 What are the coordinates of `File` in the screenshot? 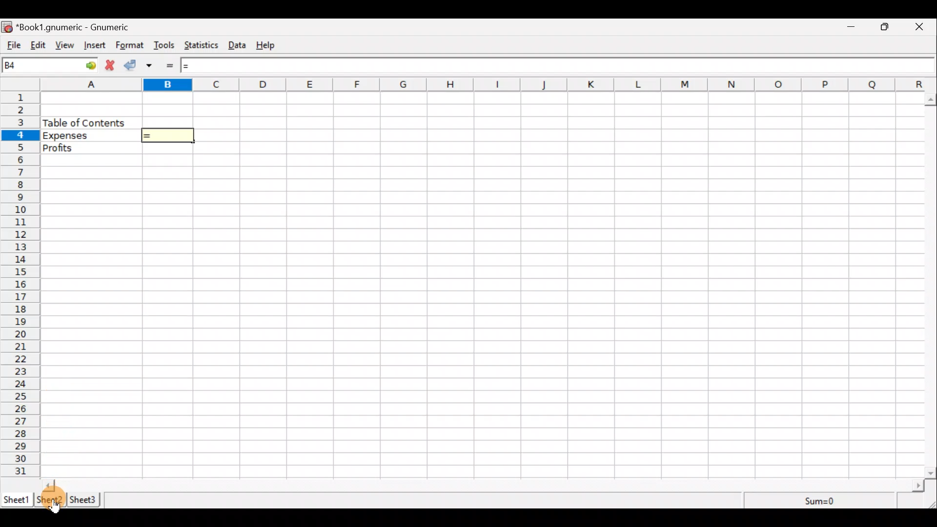 It's located at (12, 45).